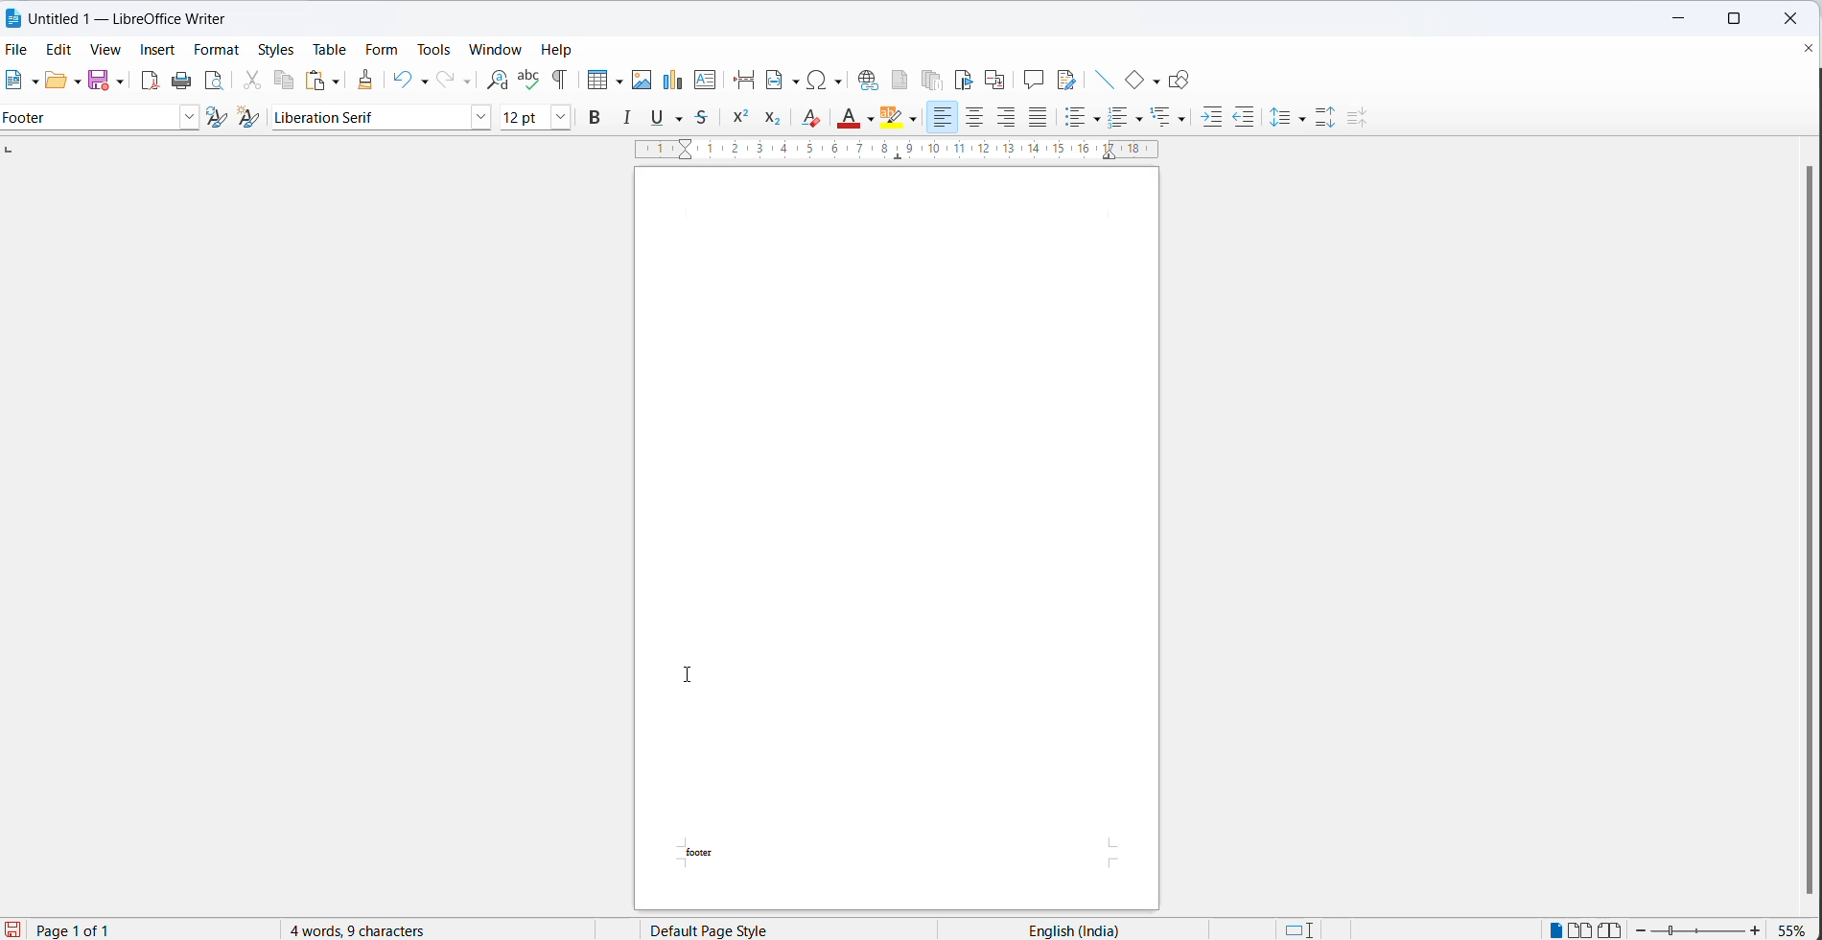 The width and height of the screenshot is (1822, 940). Describe the element at coordinates (1789, 524) in the screenshot. I see `scrollbar` at that location.